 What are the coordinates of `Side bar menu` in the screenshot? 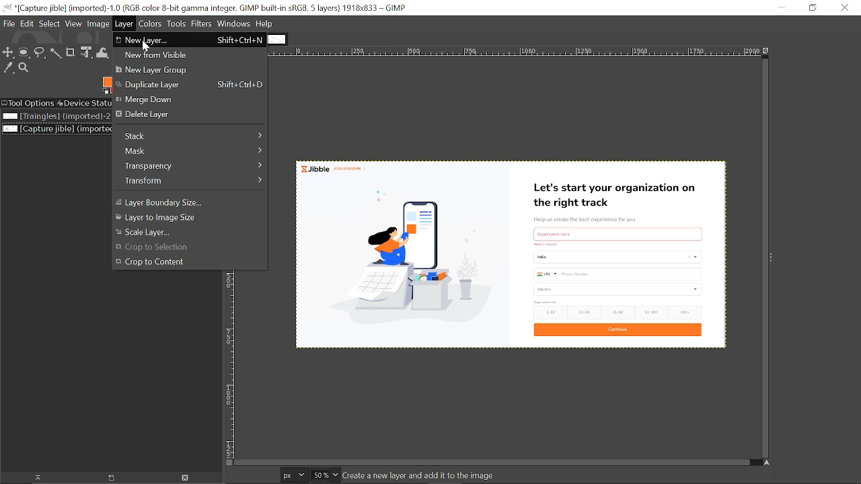 It's located at (772, 257).